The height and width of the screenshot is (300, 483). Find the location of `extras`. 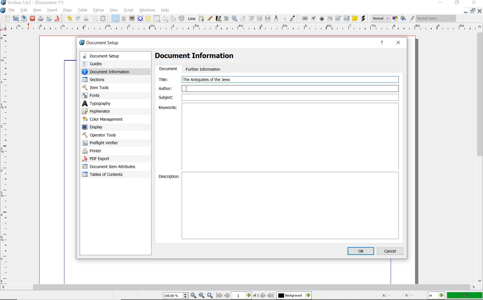

extras is located at coordinates (99, 10).